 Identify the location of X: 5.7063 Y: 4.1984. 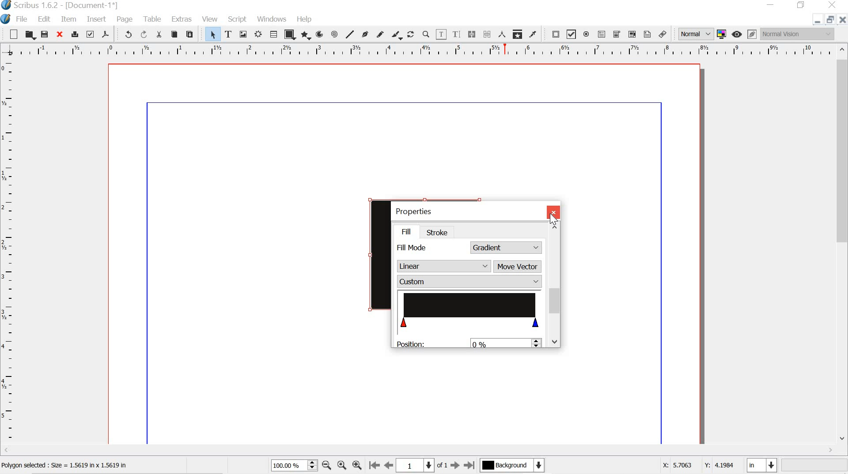
(693, 466).